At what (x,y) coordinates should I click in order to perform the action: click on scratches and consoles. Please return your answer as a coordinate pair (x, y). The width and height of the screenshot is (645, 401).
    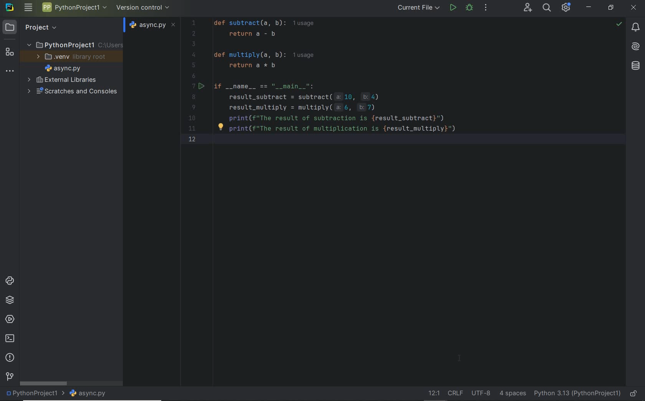
    Looking at the image, I should click on (69, 92).